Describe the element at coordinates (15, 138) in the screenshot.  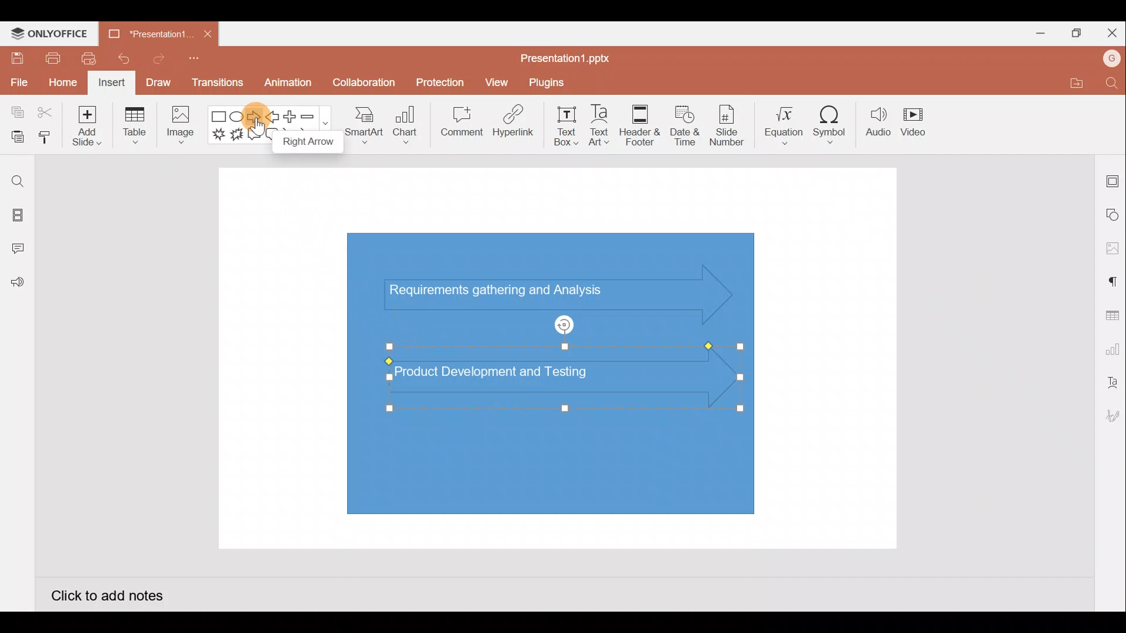
I see `Paste` at that location.